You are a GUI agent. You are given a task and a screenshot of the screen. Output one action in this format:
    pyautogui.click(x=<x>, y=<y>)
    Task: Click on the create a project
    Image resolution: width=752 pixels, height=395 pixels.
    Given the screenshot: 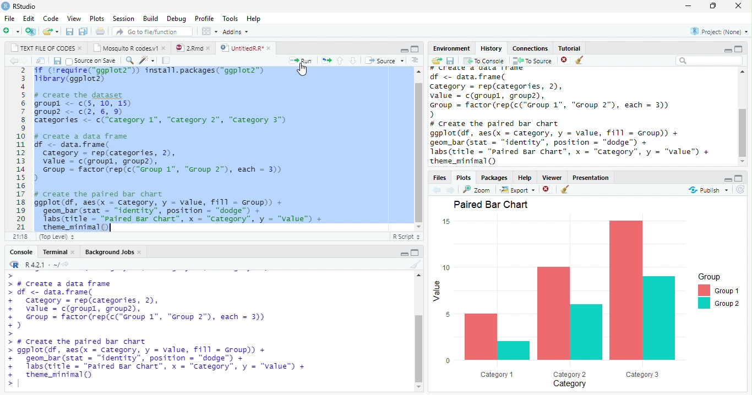 What is the action you would take?
    pyautogui.click(x=30, y=31)
    